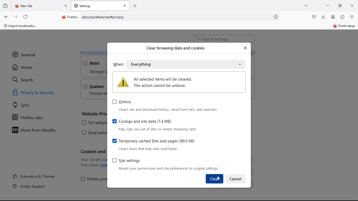  What do you see at coordinates (26, 80) in the screenshot?
I see `search` at bounding box center [26, 80].